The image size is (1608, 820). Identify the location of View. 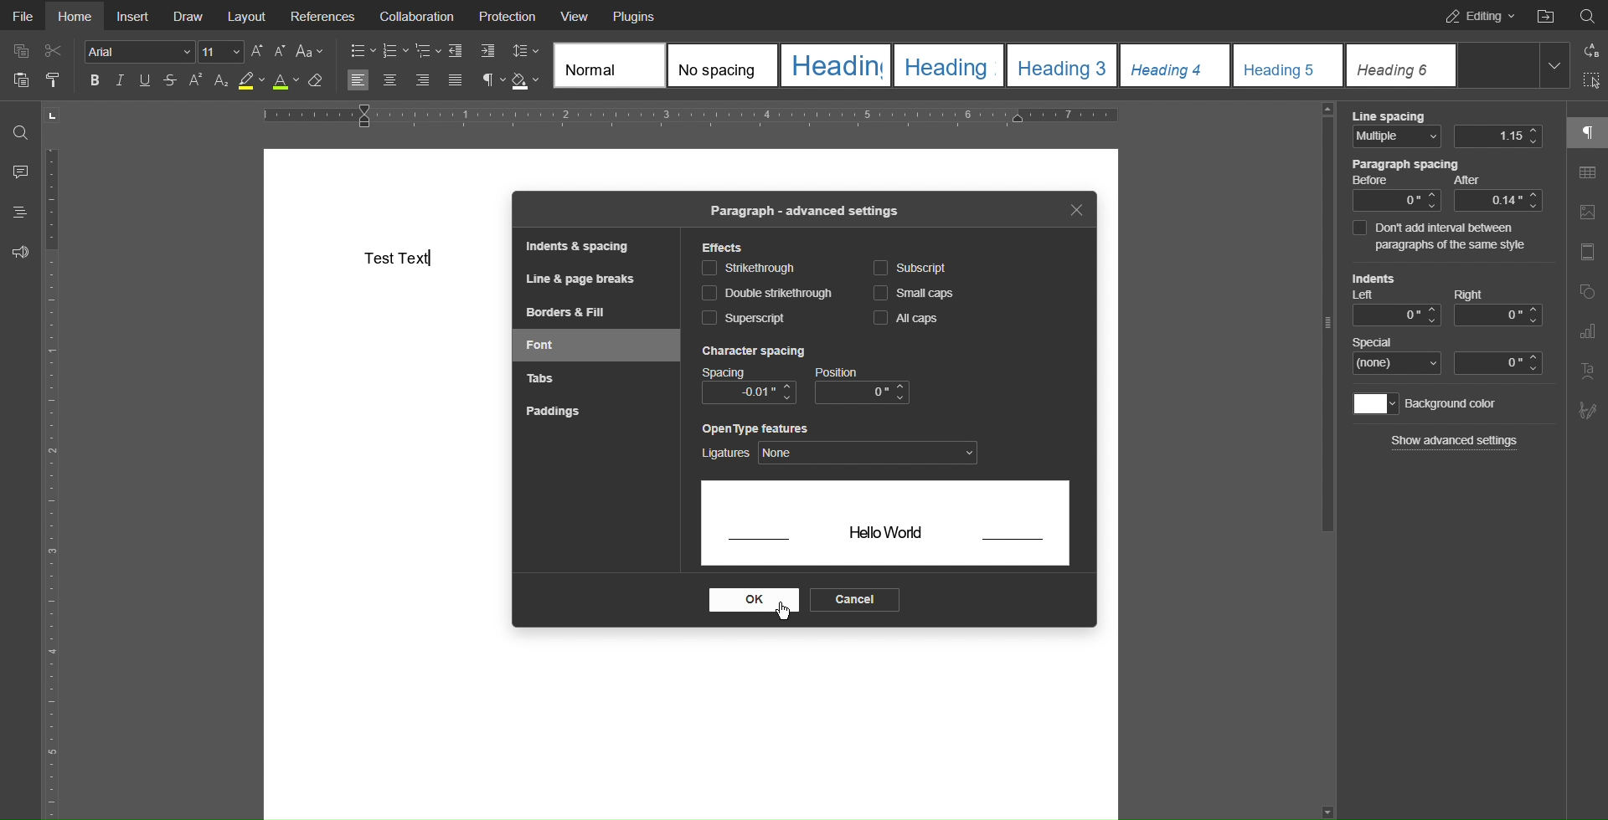
(576, 15).